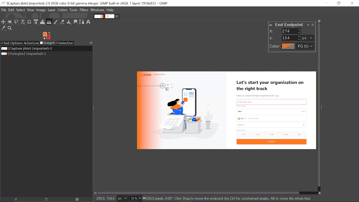 The image size is (359, 202). Describe the element at coordinates (291, 31) in the screenshot. I see `X values` at that location.